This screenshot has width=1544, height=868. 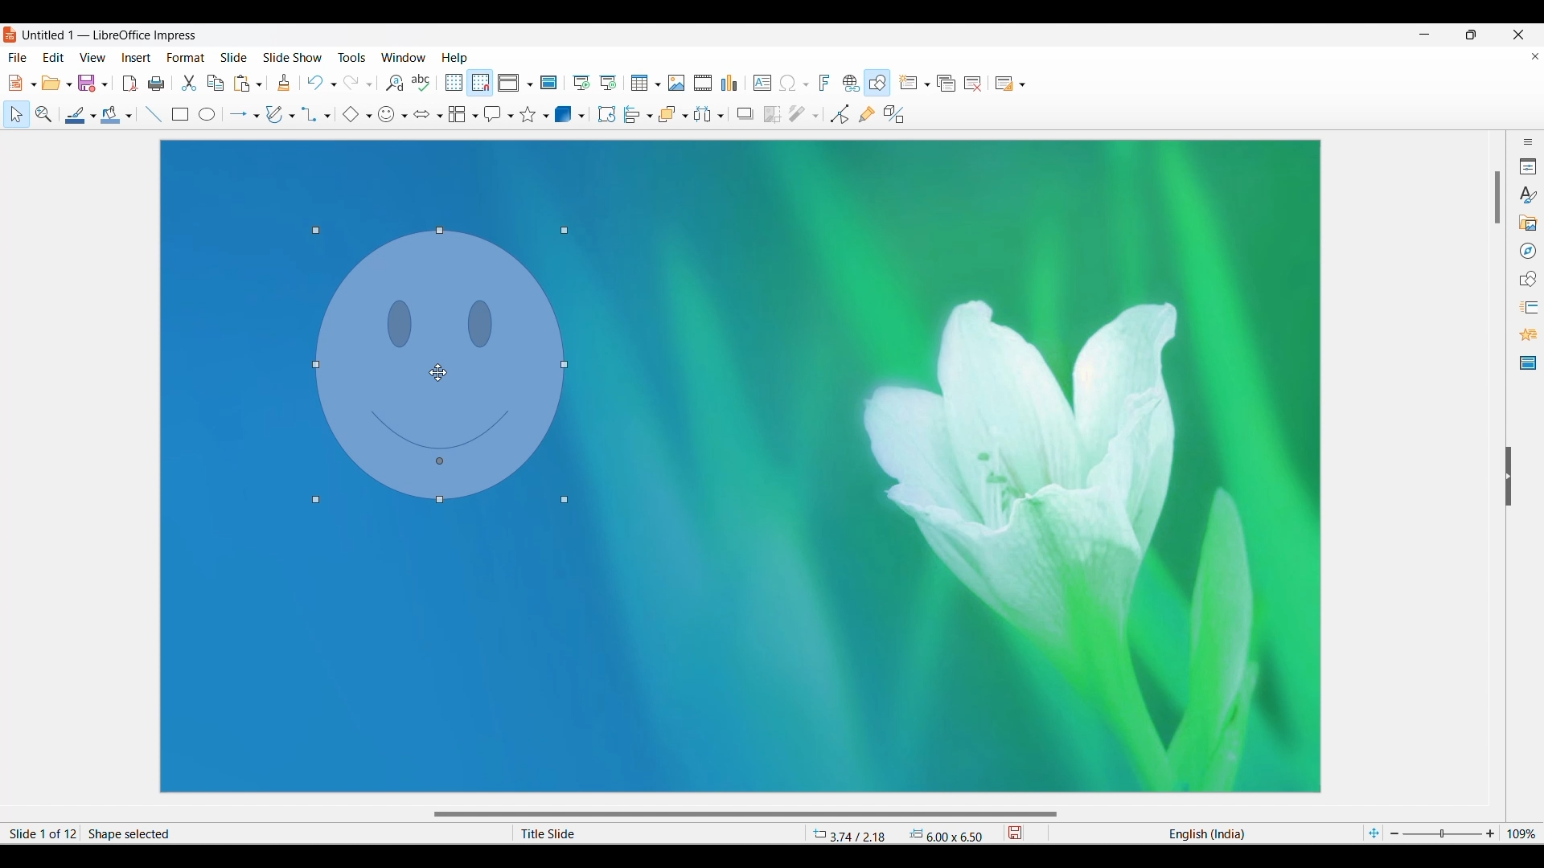 What do you see at coordinates (806, 84) in the screenshot?
I see `Special character options` at bounding box center [806, 84].